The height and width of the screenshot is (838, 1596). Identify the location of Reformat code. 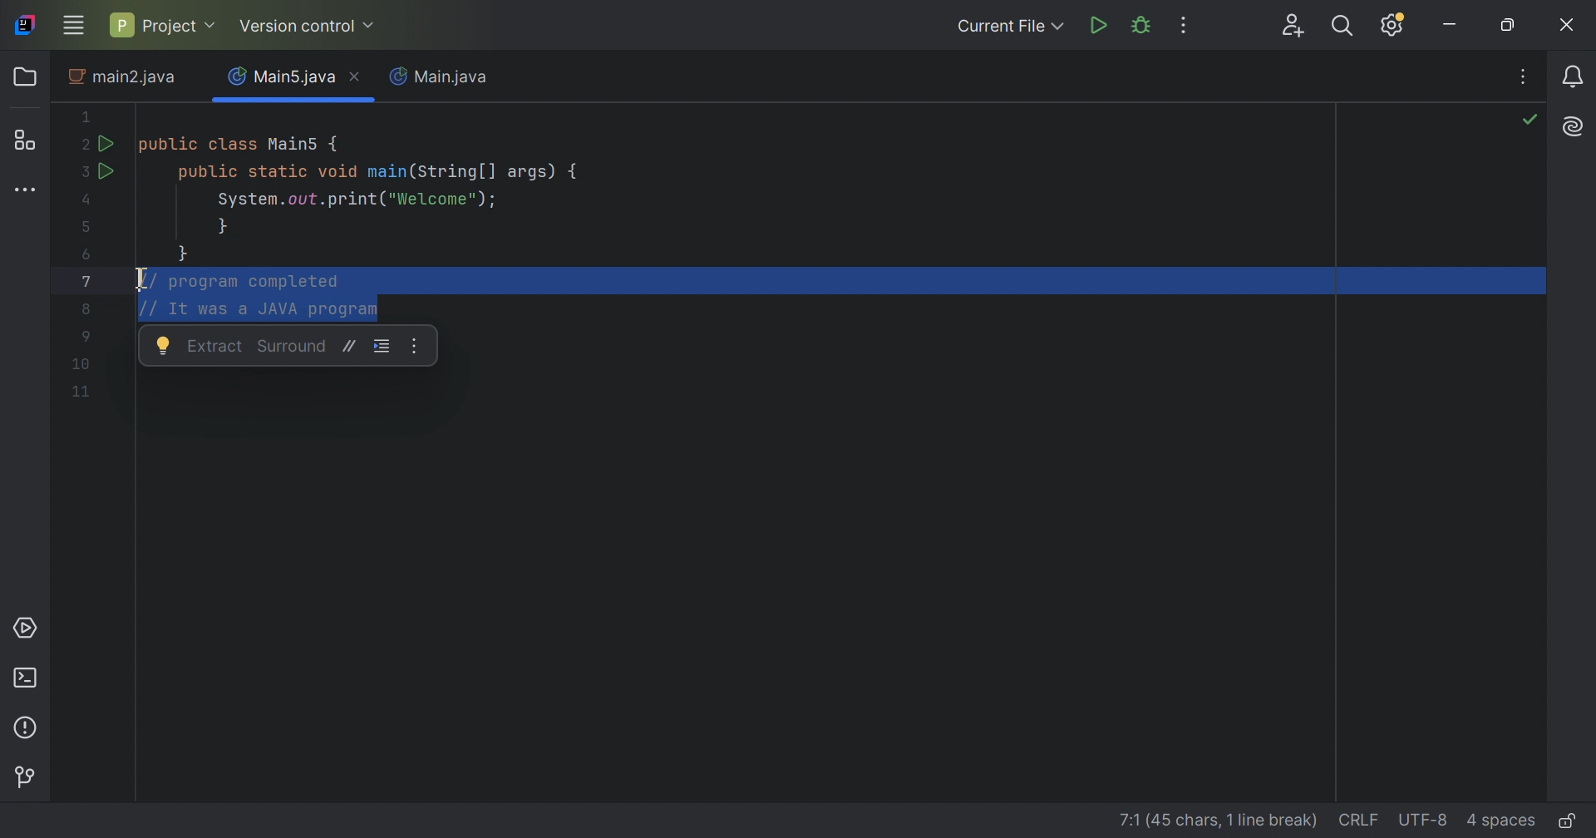
(382, 347).